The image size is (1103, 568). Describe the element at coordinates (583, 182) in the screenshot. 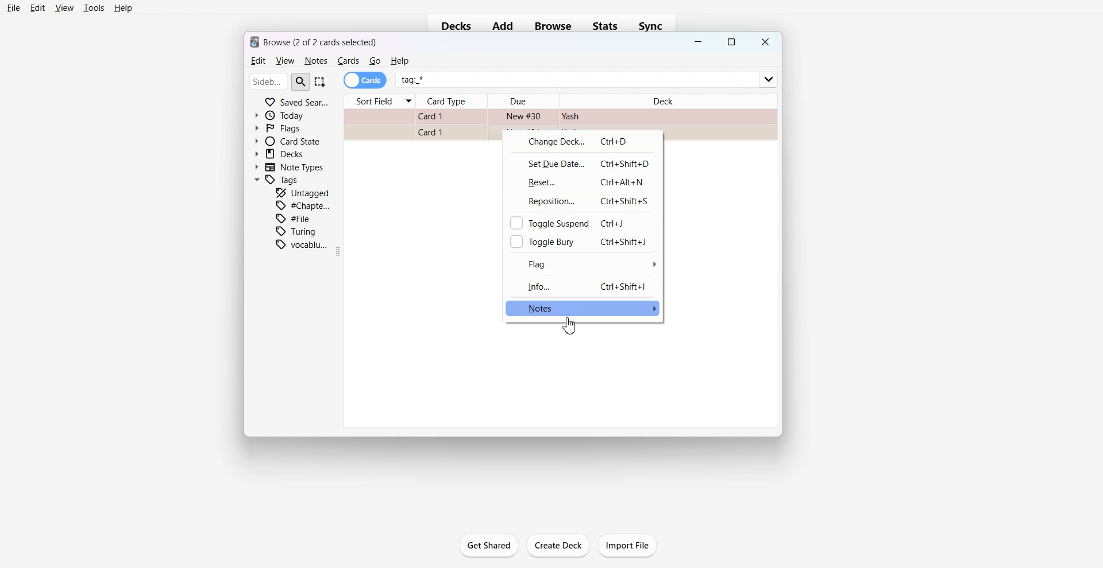

I see `Reset` at that location.